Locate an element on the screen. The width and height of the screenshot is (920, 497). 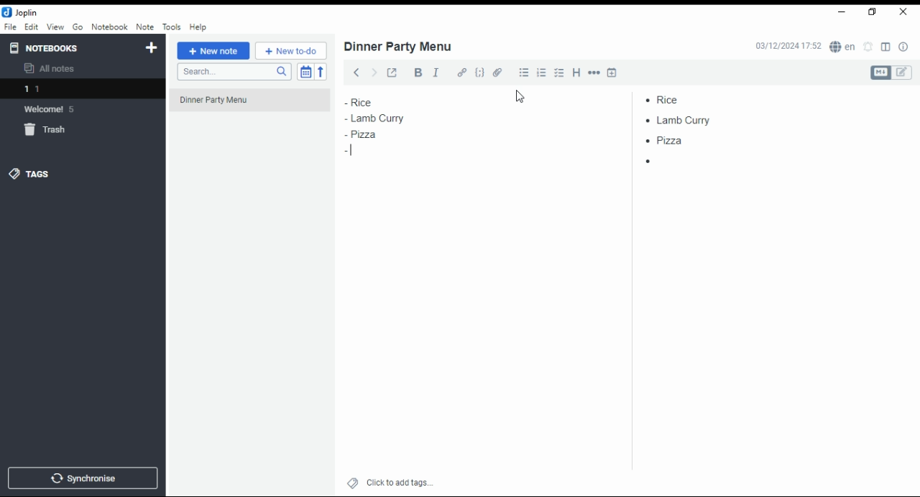
numbered list is located at coordinates (543, 73).